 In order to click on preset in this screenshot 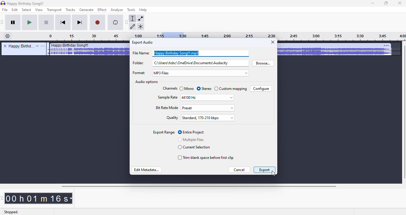, I will do `click(207, 108)`.